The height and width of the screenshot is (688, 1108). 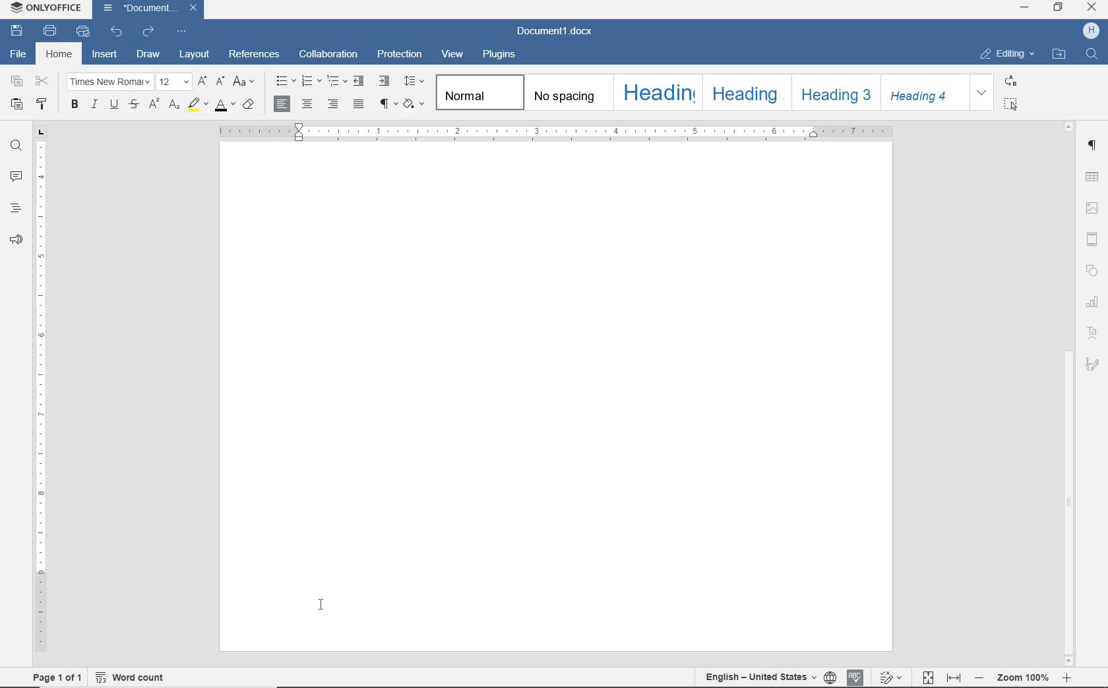 I want to click on ALIGN RIGHT, so click(x=332, y=103).